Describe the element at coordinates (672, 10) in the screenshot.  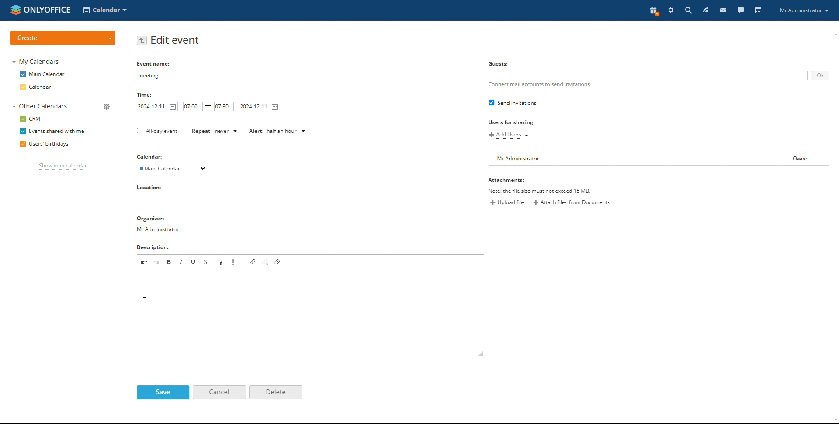
I see `settings` at that location.